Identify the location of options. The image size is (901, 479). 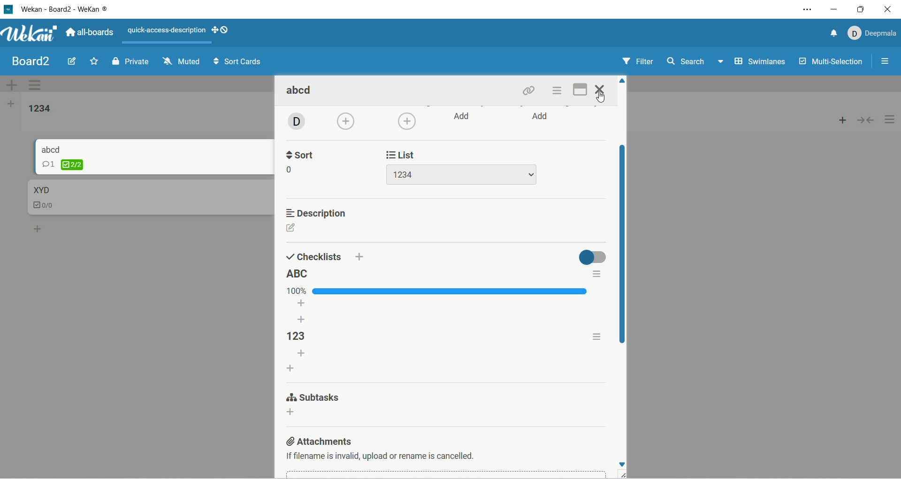
(558, 91).